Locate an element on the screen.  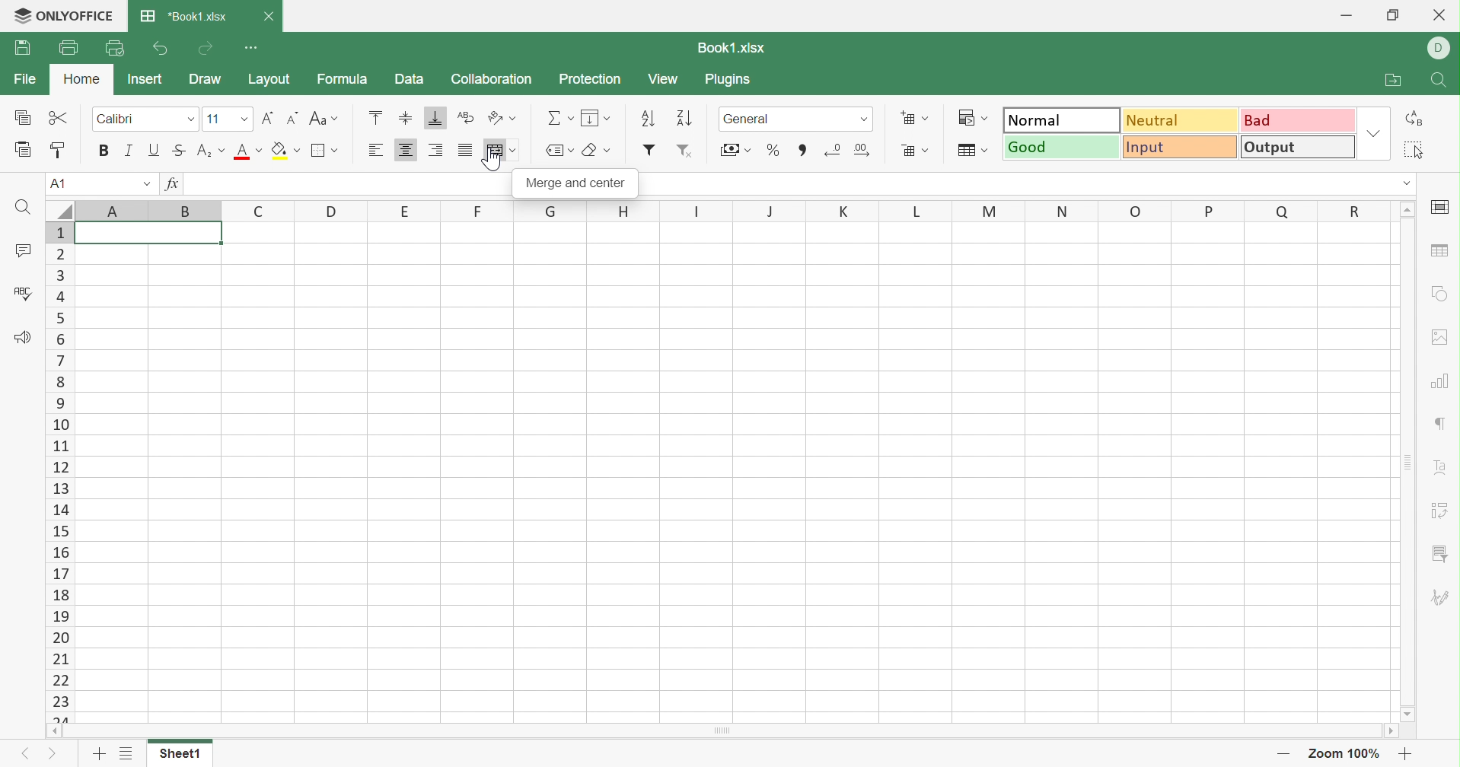
Column Names is located at coordinates (719, 211).